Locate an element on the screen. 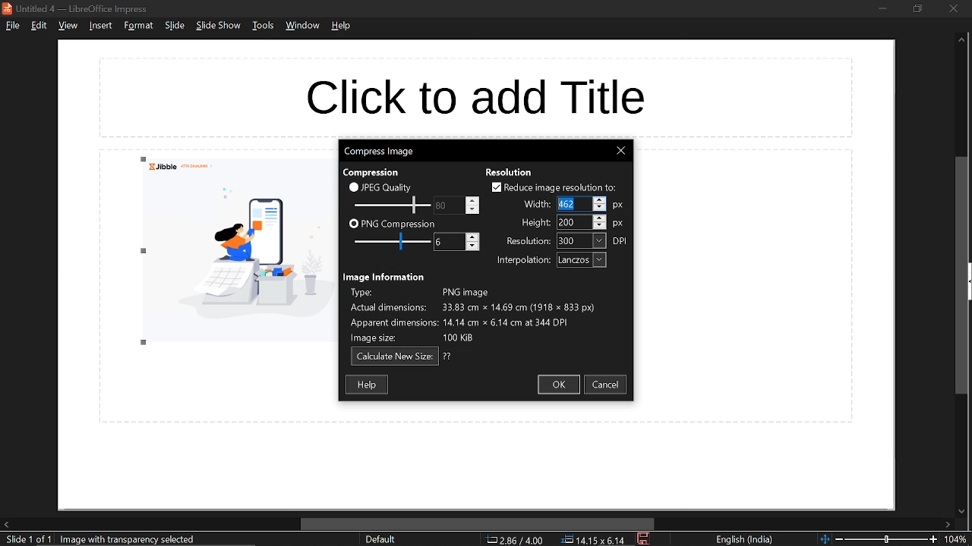 This screenshot has width=972, height=546. move right is located at coordinates (948, 526).